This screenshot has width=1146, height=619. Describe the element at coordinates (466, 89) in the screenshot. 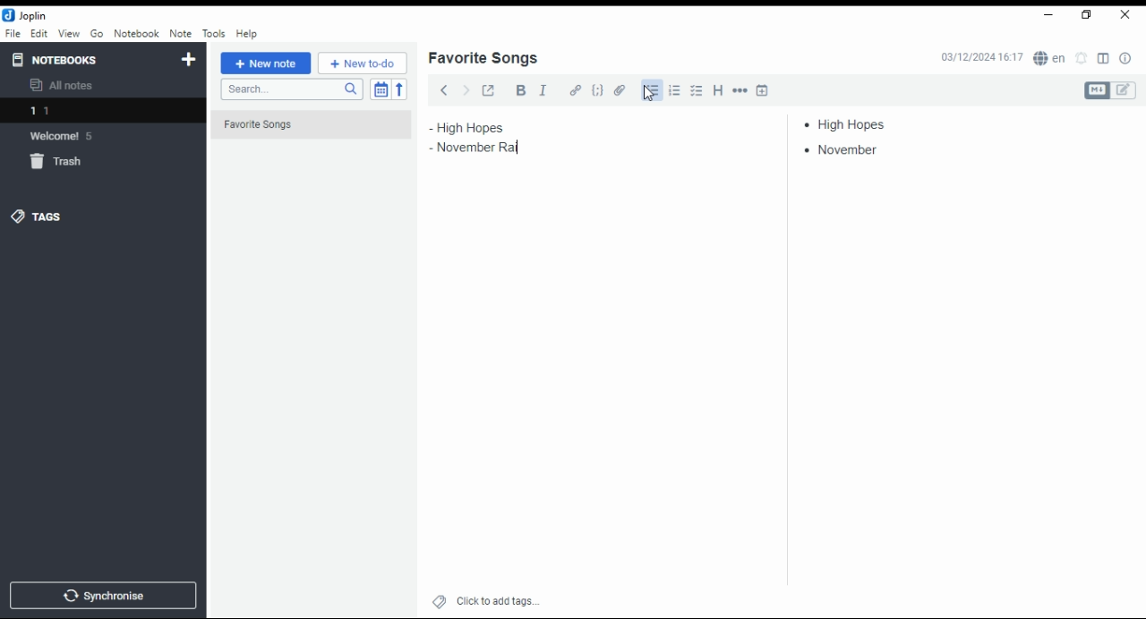

I see `forward` at that location.